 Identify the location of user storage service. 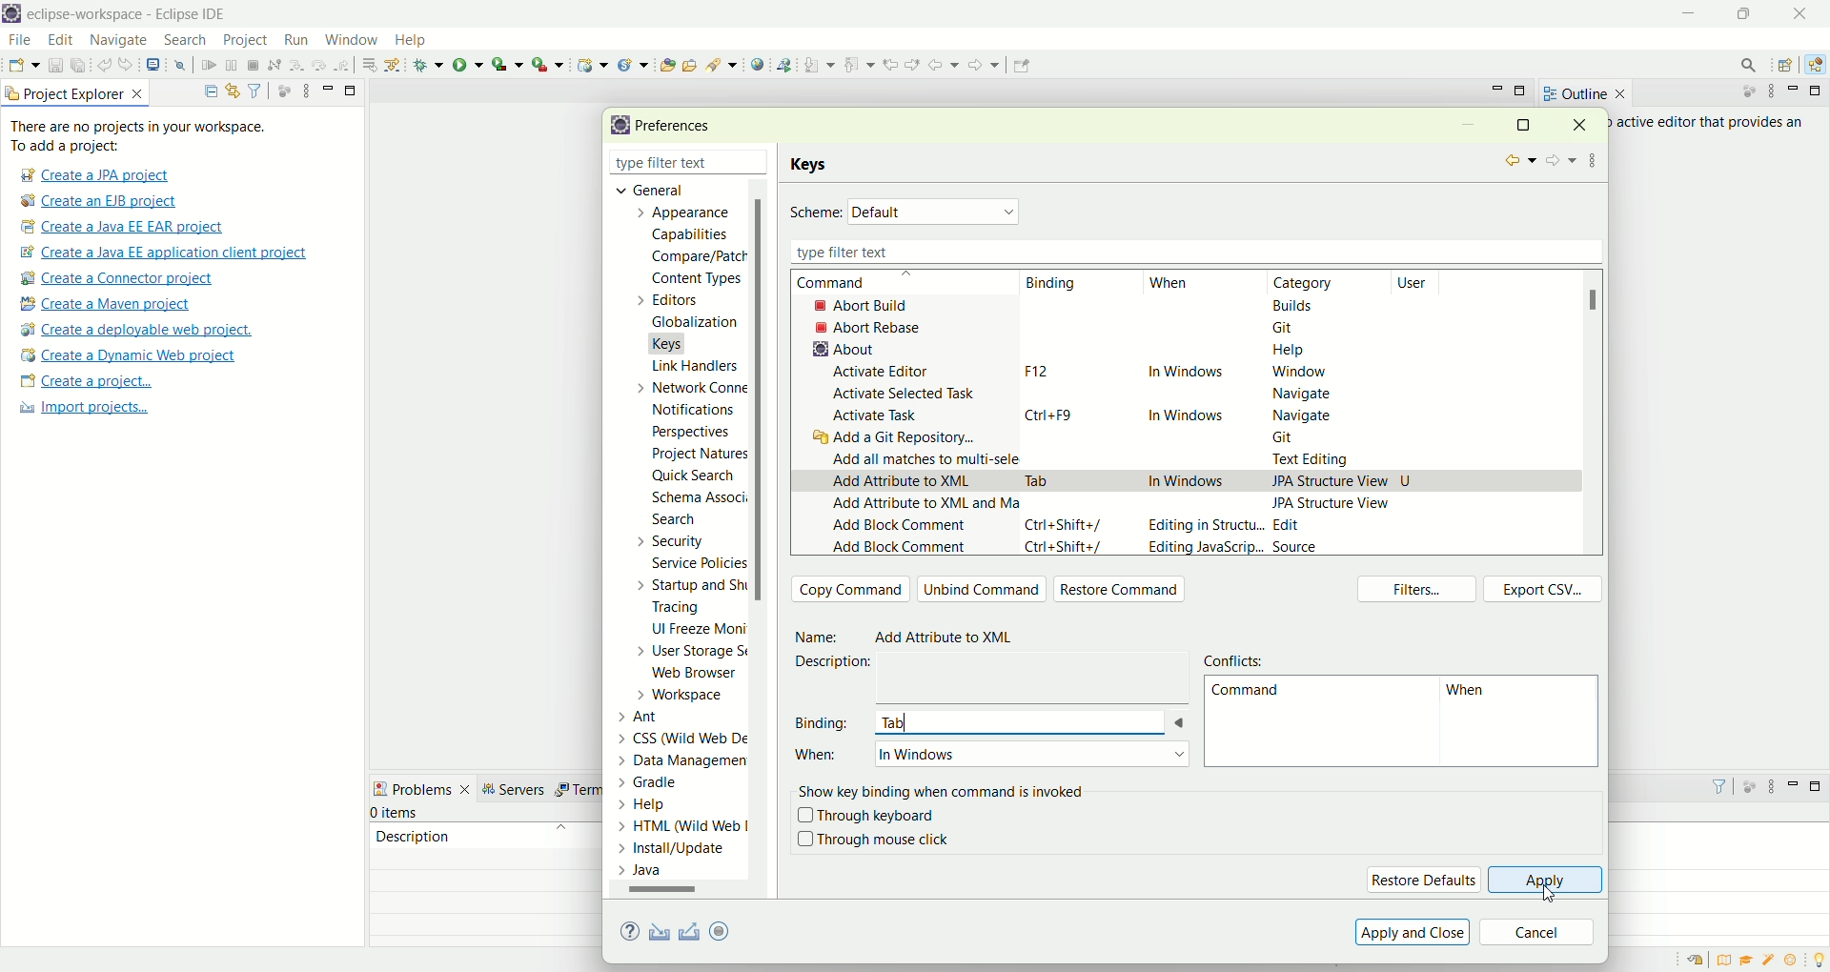
(693, 654).